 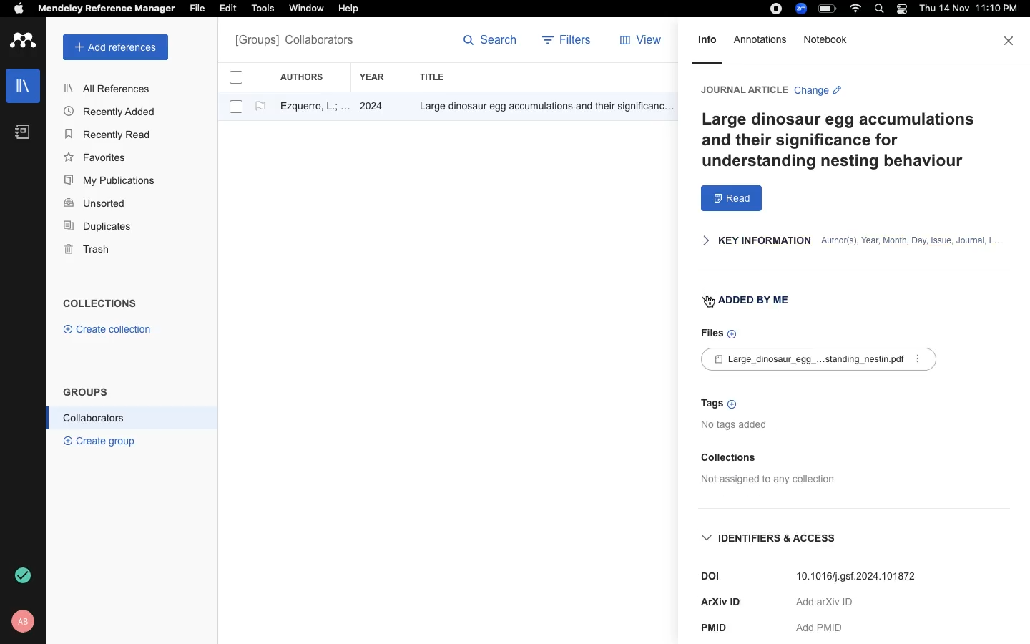 What do you see at coordinates (830, 39) in the screenshot?
I see `notebook` at bounding box center [830, 39].